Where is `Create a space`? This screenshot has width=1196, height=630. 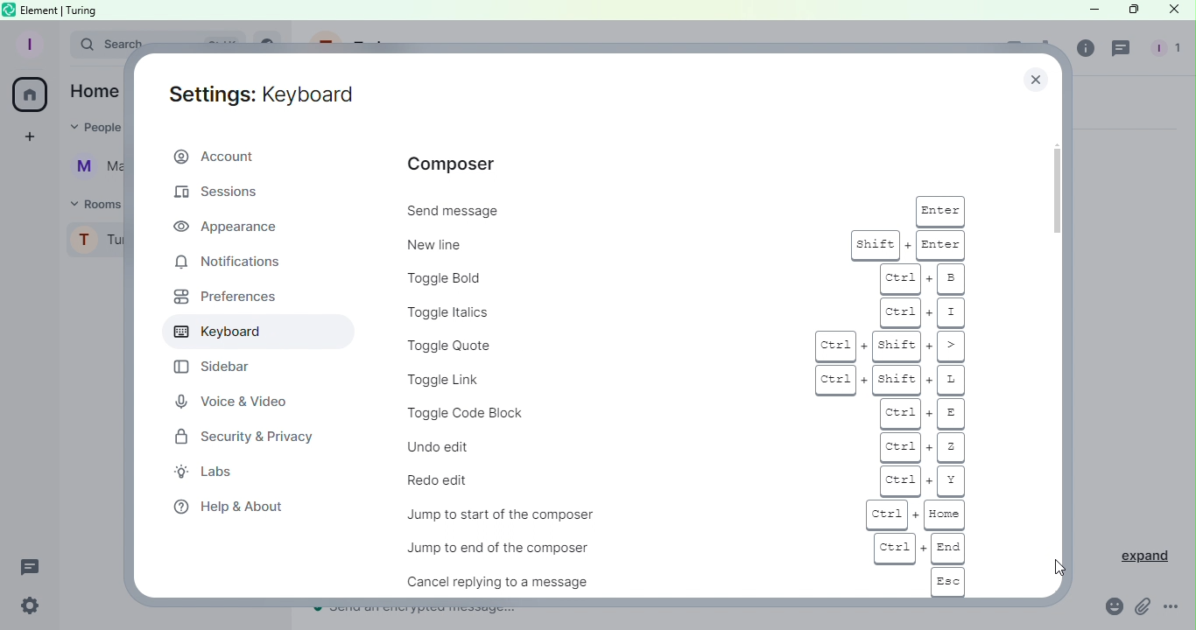 Create a space is located at coordinates (26, 139).